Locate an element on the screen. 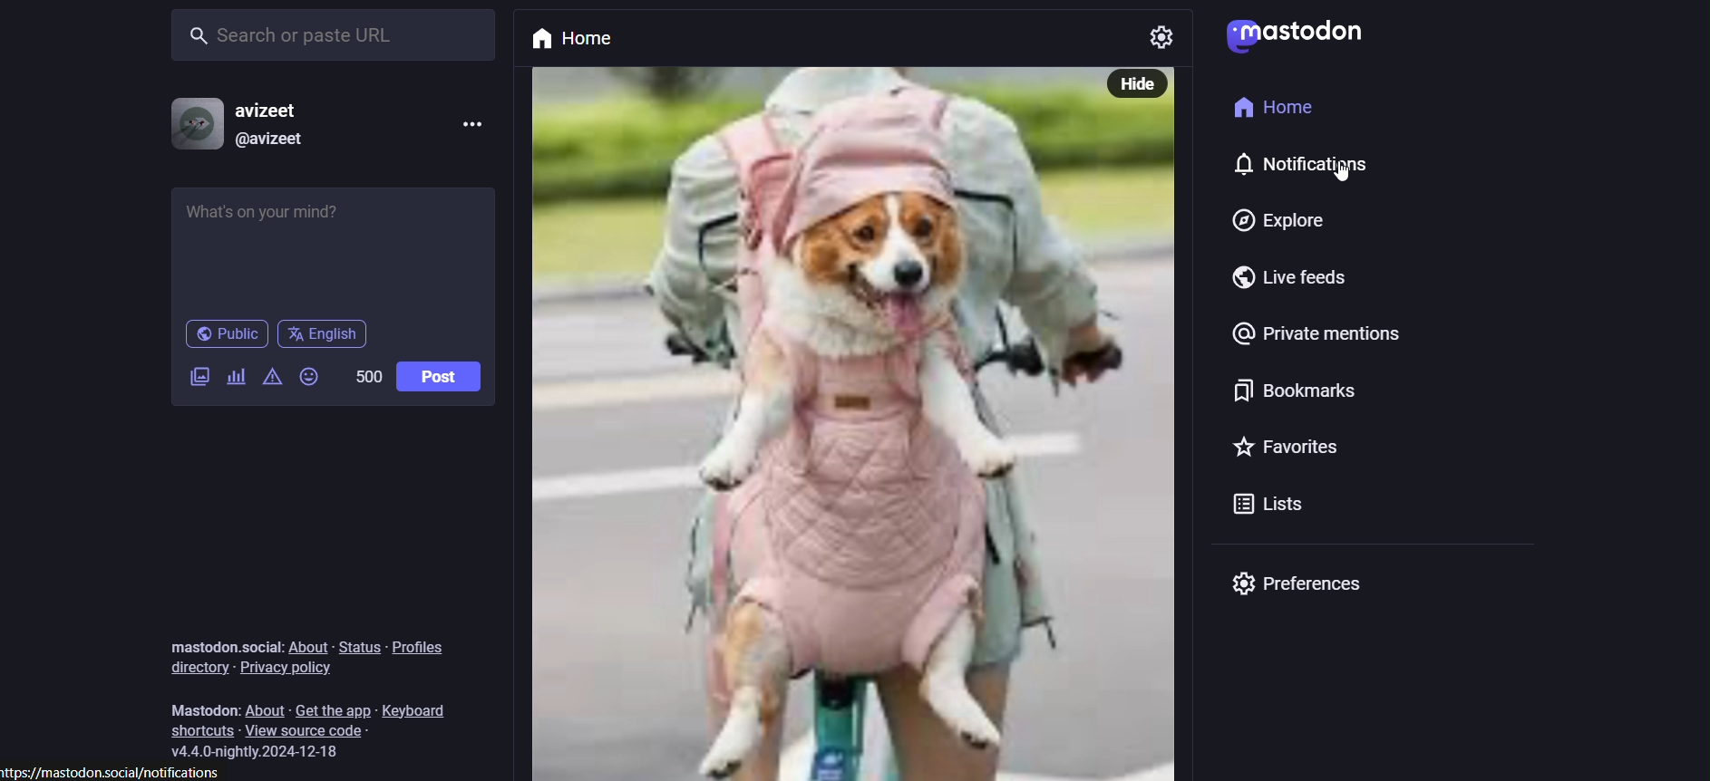 Image resolution: width=1710 pixels, height=781 pixels. directory is located at coordinates (195, 668).